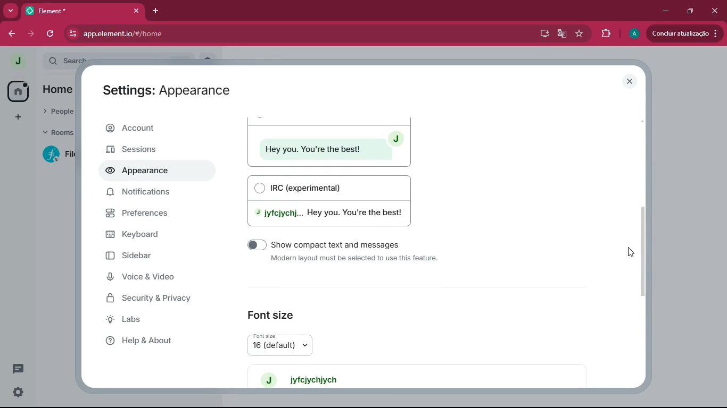 This screenshot has height=408, width=727. What do you see at coordinates (16, 393) in the screenshot?
I see `settings` at bounding box center [16, 393].